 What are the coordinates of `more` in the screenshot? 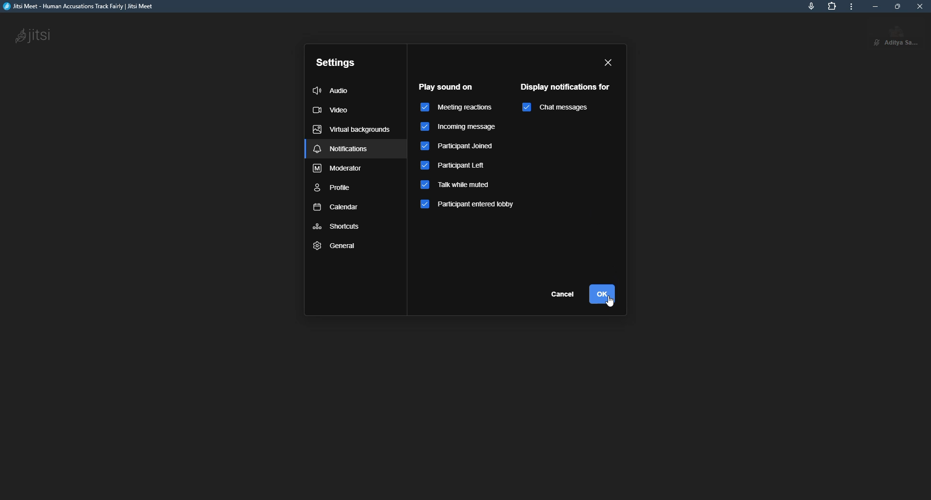 It's located at (854, 7).